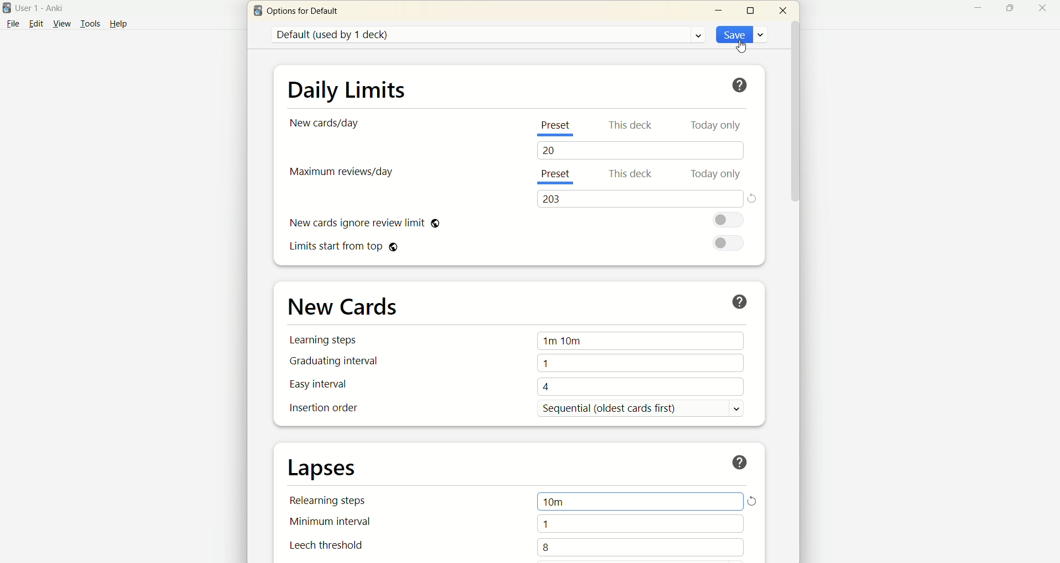 This screenshot has height=563, width=1060. Describe the element at coordinates (559, 176) in the screenshot. I see `present` at that location.